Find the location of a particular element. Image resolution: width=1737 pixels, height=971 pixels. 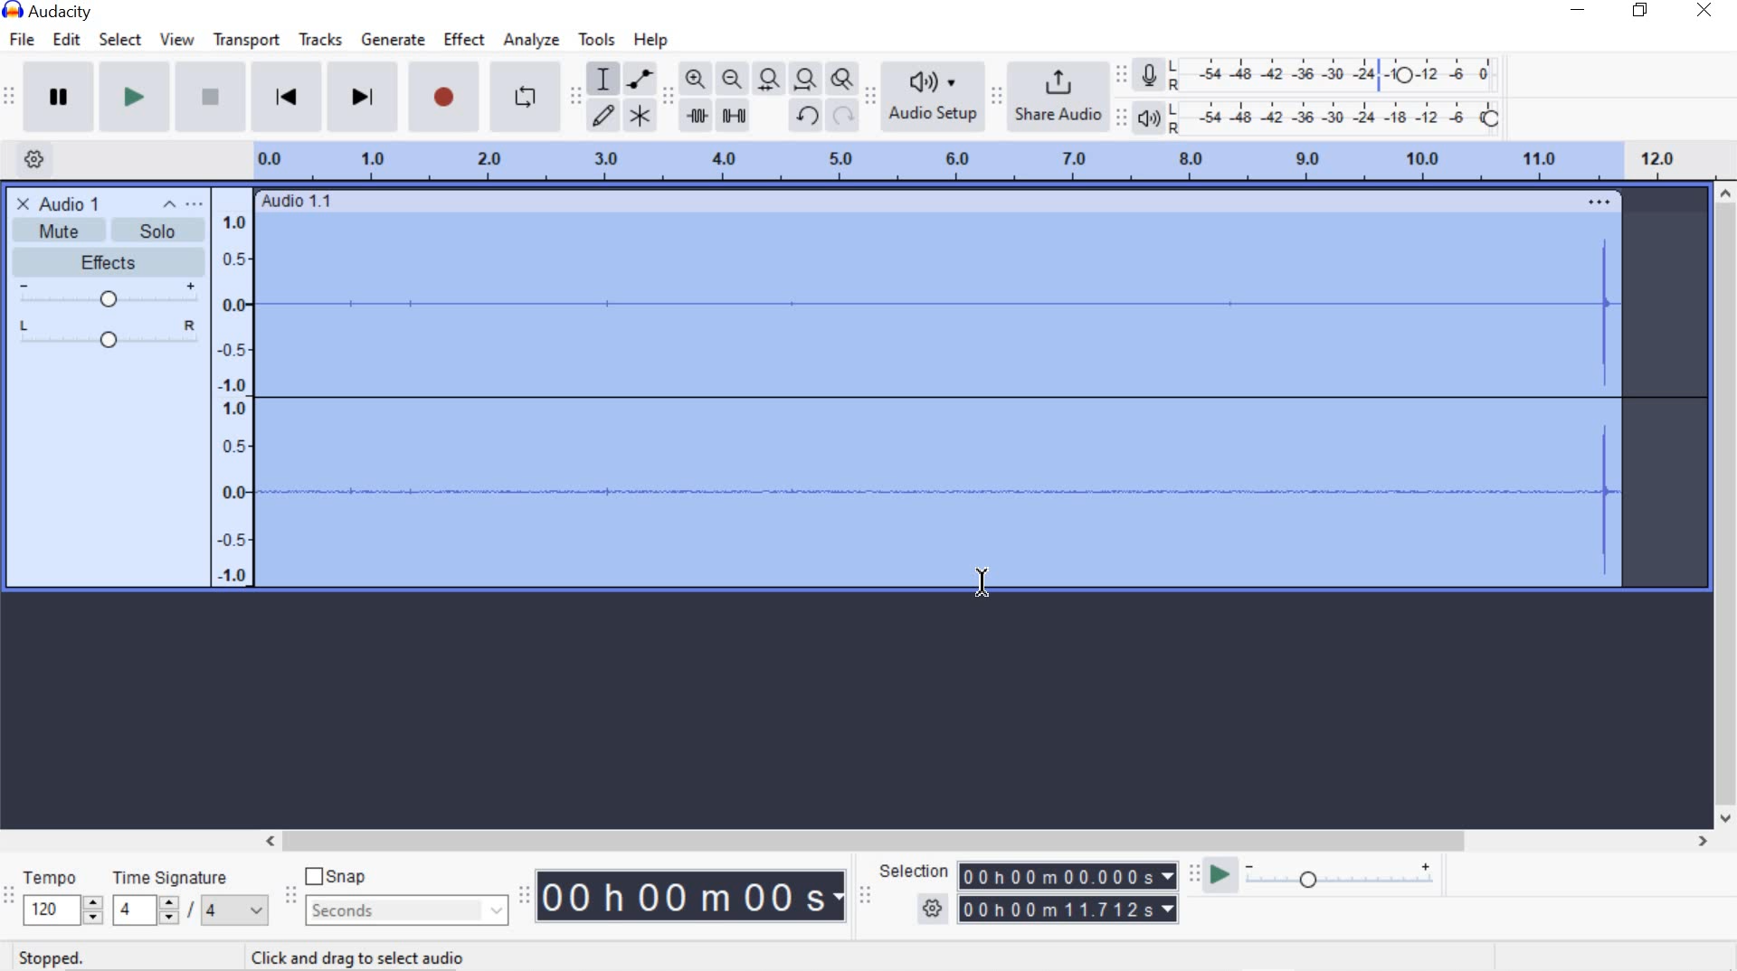

Draw tool is located at coordinates (603, 114).